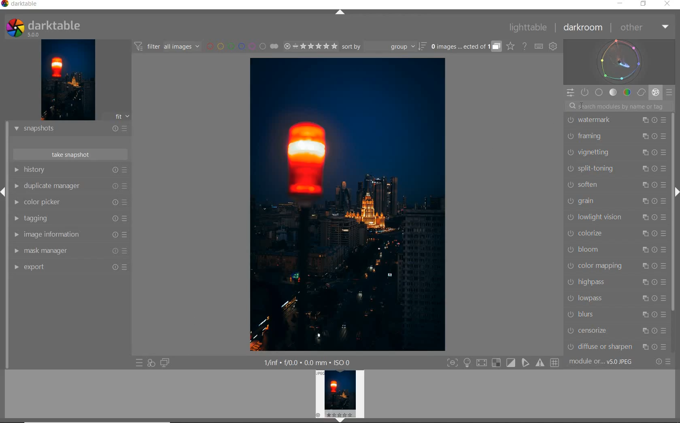  I want to click on QUICK ACCESS PANEL, so click(570, 92).